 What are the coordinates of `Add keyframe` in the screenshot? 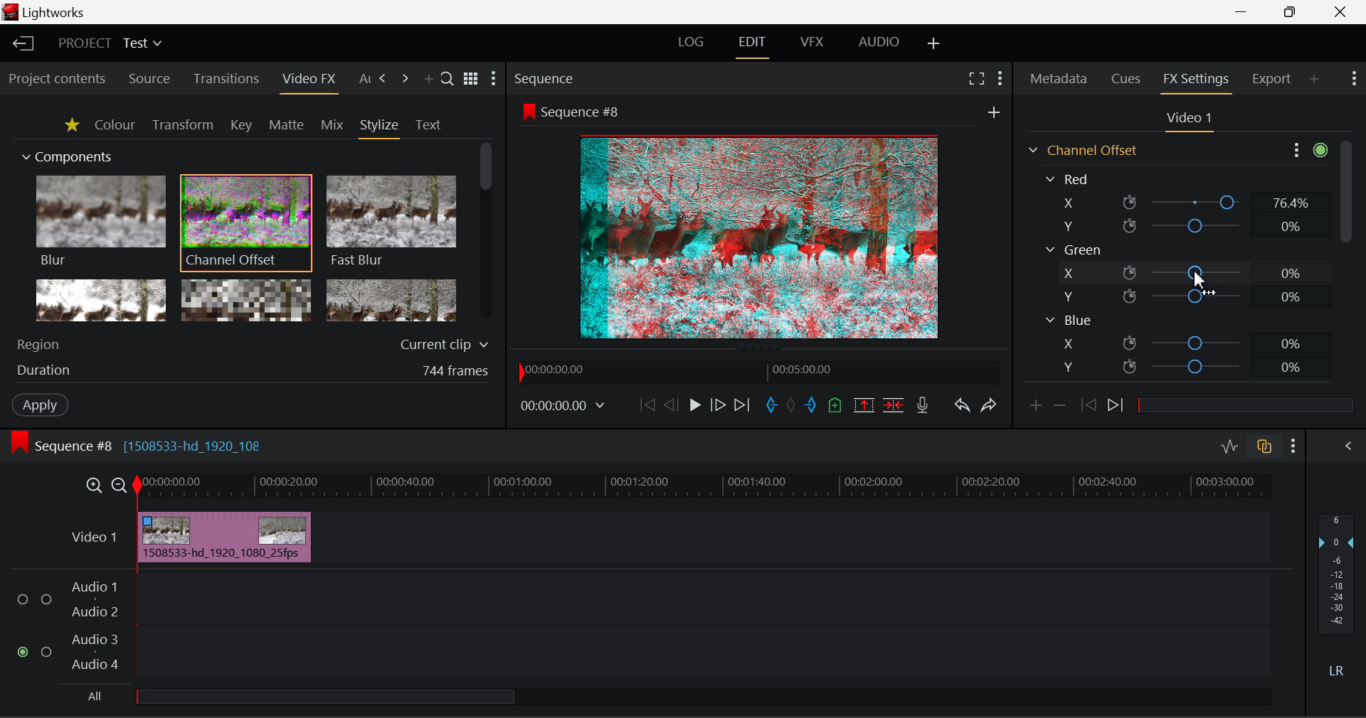 It's located at (1034, 409).